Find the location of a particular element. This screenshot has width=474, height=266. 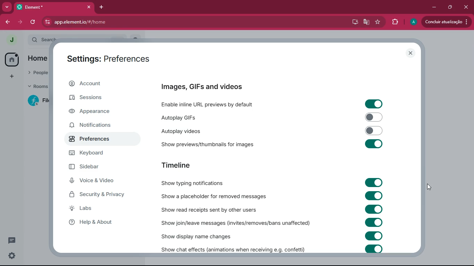

show chat effects (animations when receiving e.g. confetti) is located at coordinates (232, 249).